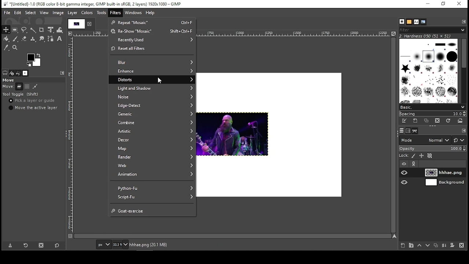  Describe the element at coordinates (152, 114) in the screenshot. I see `generic` at that location.